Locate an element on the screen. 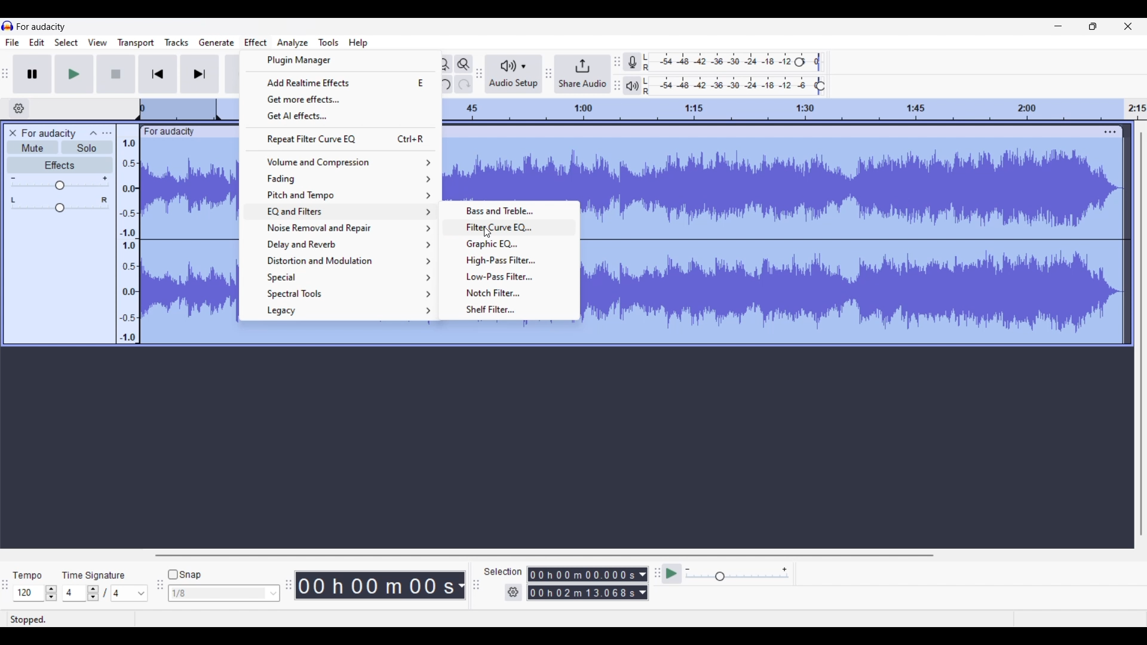 The height and width of the screenshot is (645, 1147). Play/Play once is located at coordinates (73, 74).